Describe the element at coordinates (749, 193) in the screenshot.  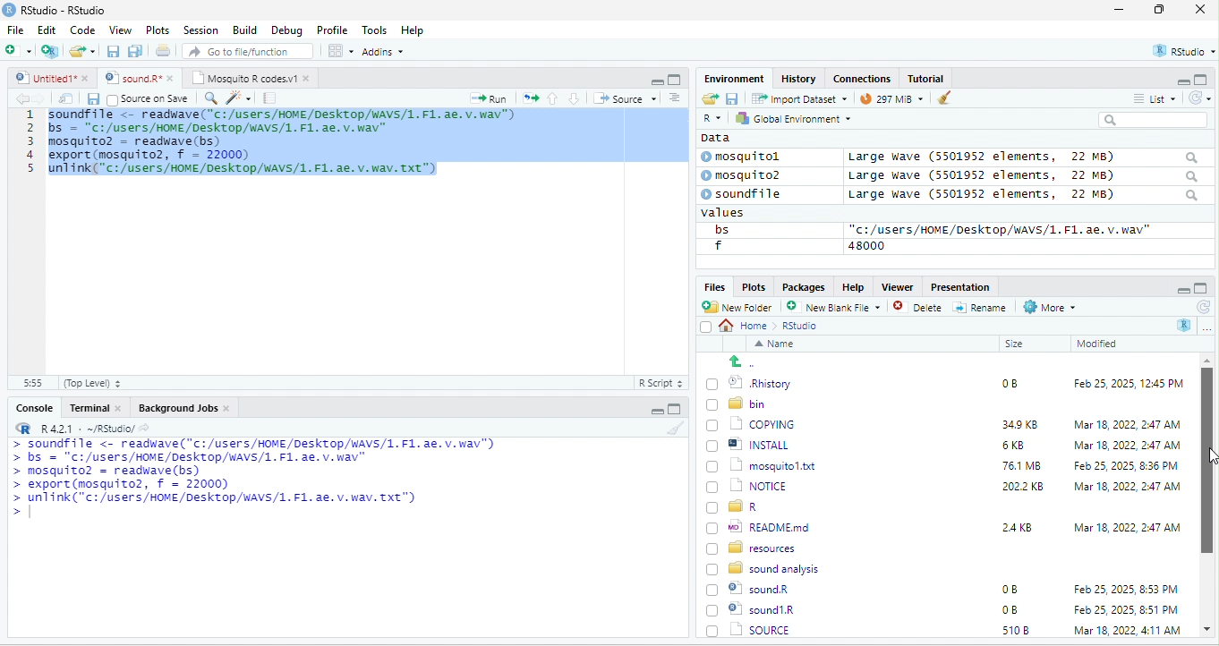
I see `© soundfile` at that location.